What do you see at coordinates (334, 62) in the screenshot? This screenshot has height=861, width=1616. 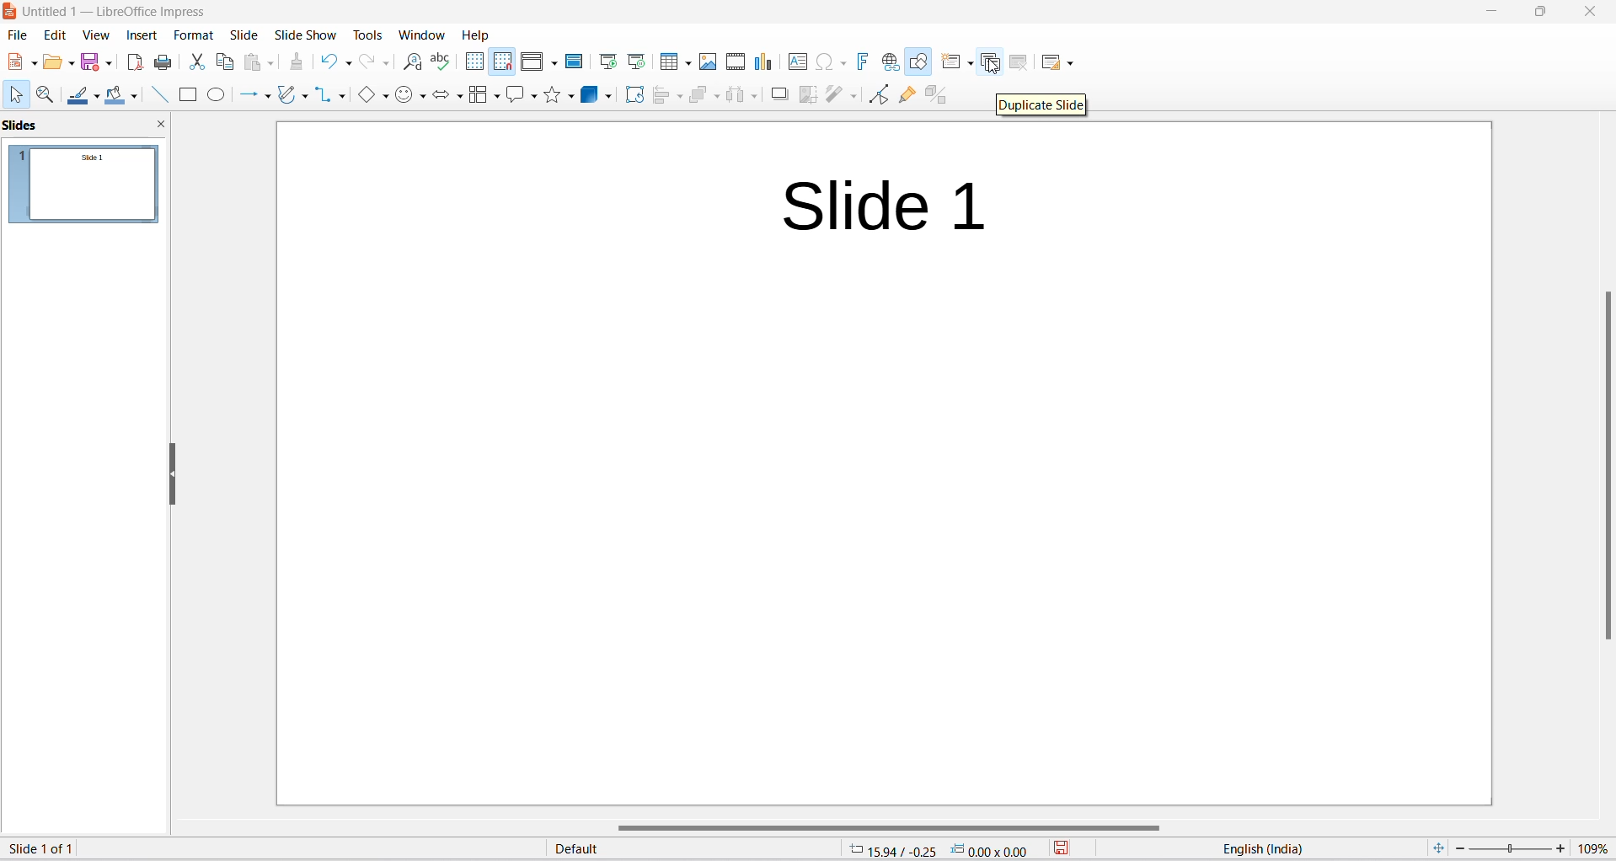 I see `undo` at bounding box center [334, 62].